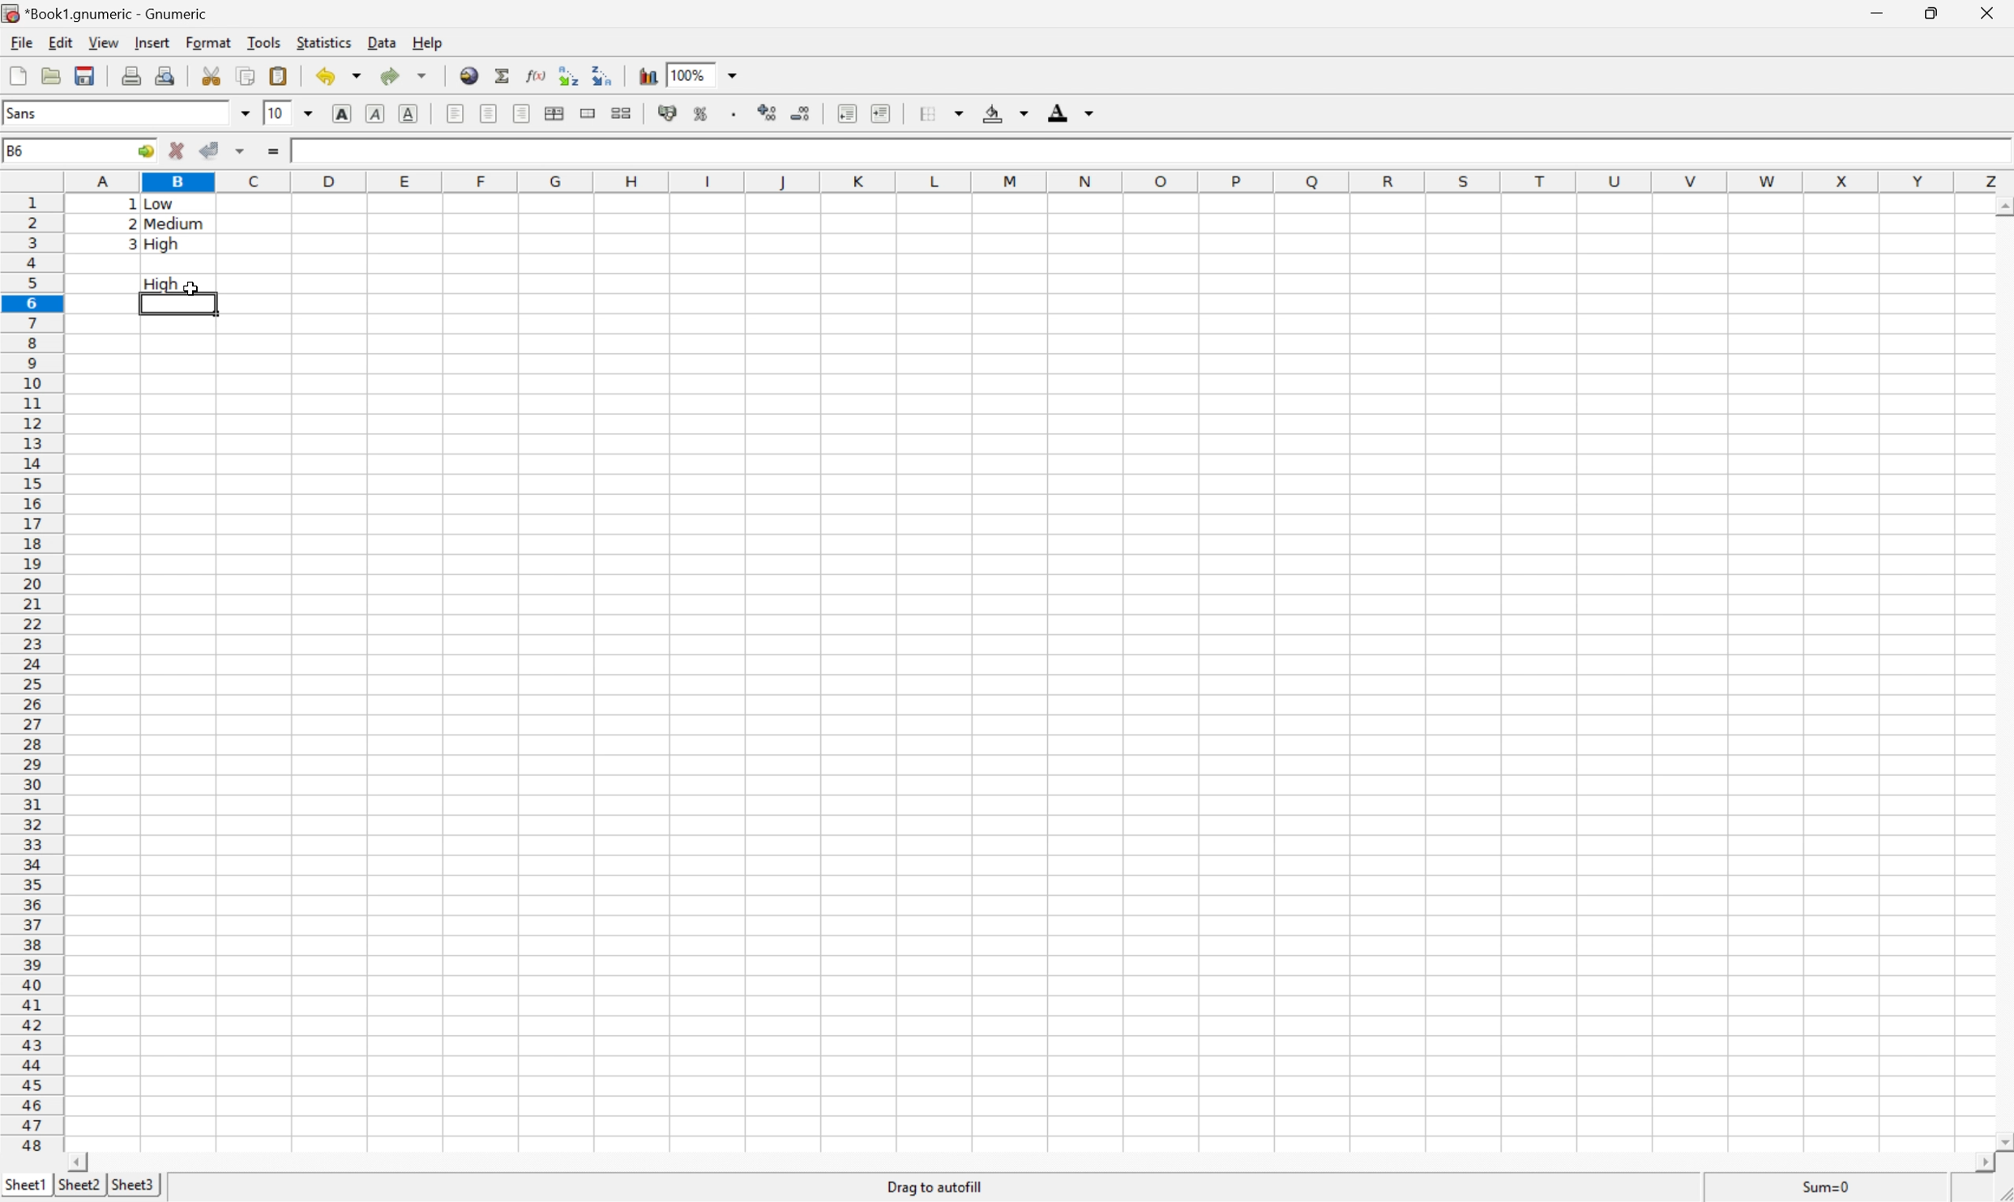  What do you see at coordinates (59, 40) in the screenshot?
I see `Edit` at bounding box center [59, 40].